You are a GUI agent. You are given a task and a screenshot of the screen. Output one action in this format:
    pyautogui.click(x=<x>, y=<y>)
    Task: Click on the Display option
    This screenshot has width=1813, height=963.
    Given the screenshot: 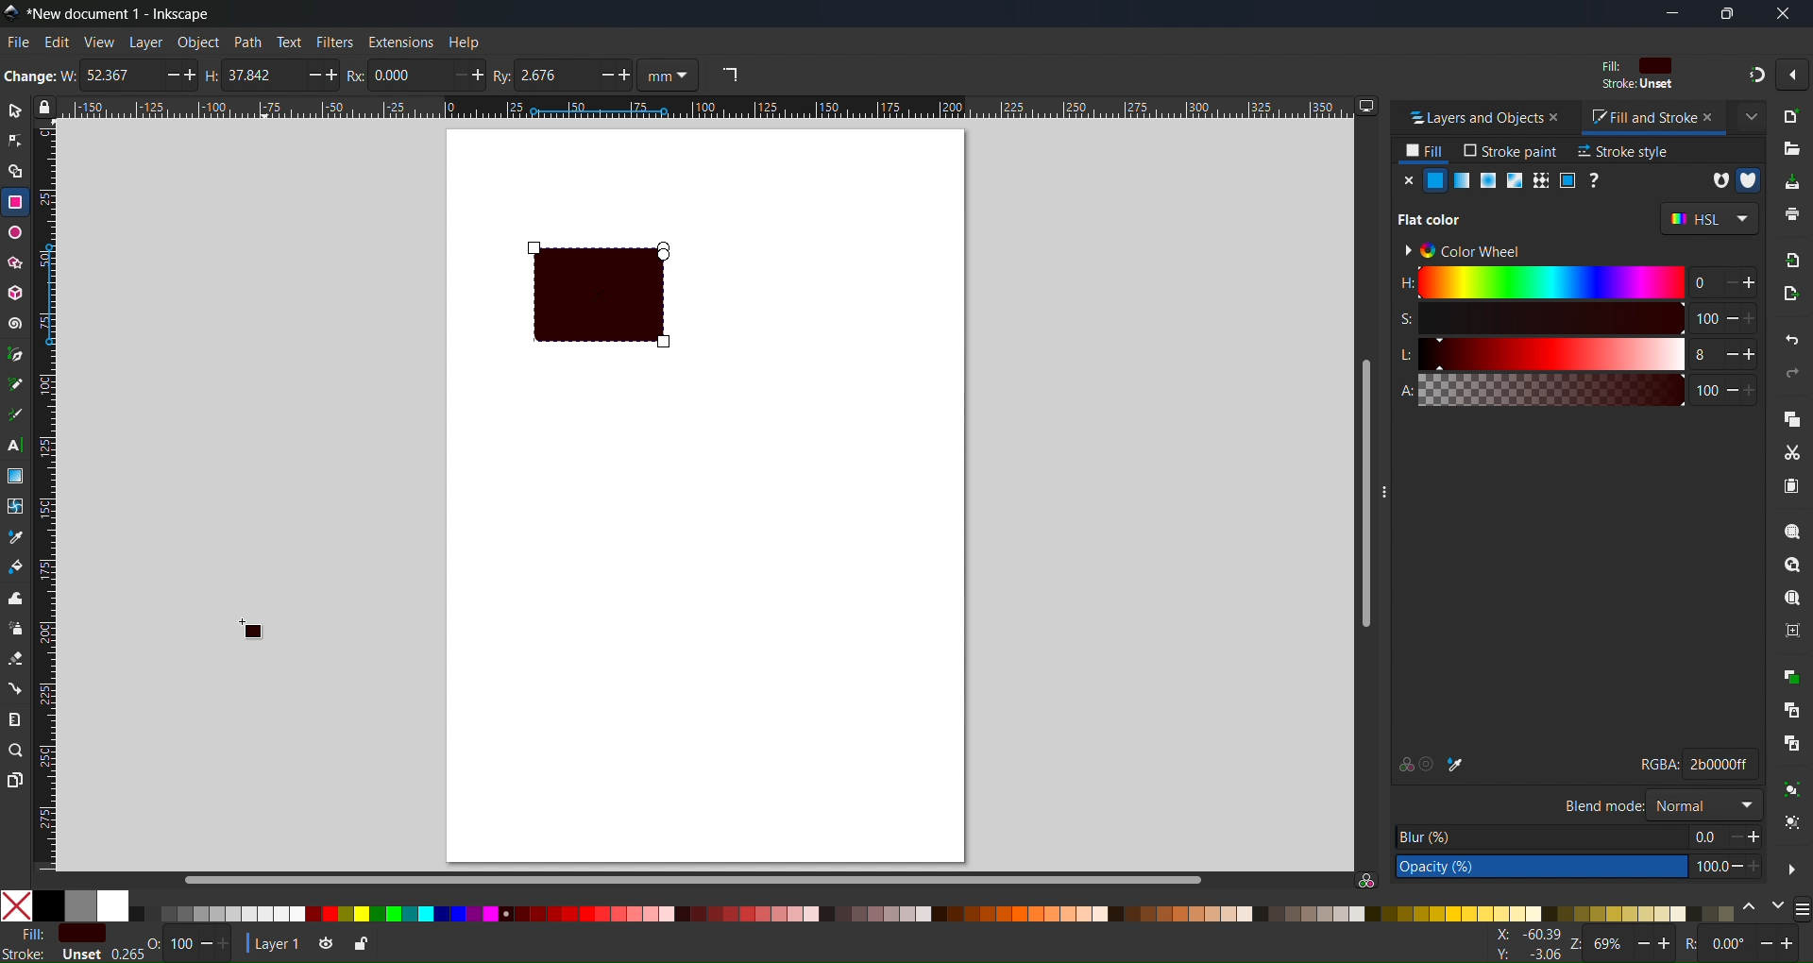 What is the action you would take?
    pyautogui.click(x=1366, y=106)
    